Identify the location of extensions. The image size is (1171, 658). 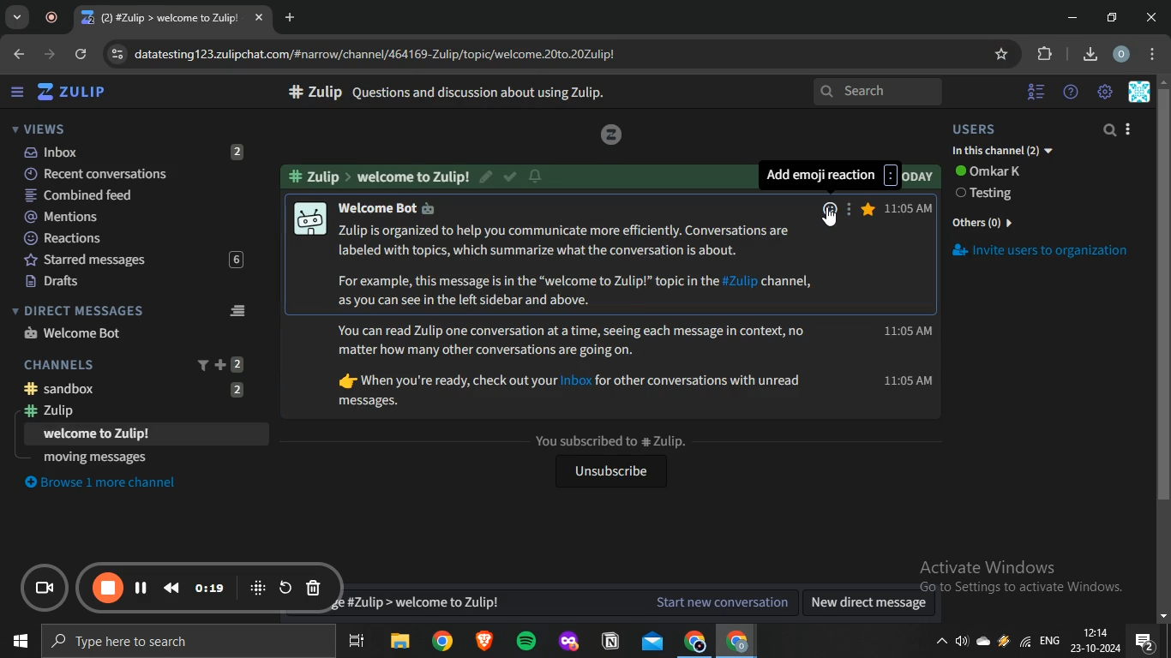
(1046, 54).